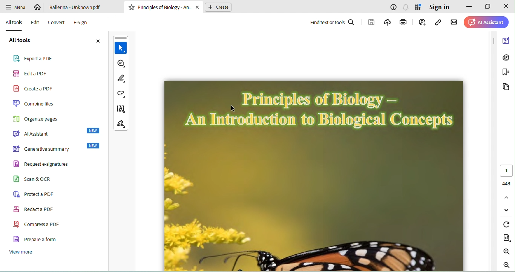 This screenshot has height=272, width=515. Describe the element at coordinates (507, 251) in the screenshot. I see `zoom in` at that location.